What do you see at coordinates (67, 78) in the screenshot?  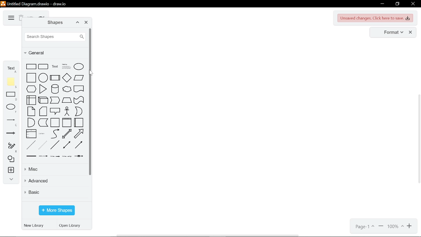 I see `diamond` at bounding box center [67, 78].